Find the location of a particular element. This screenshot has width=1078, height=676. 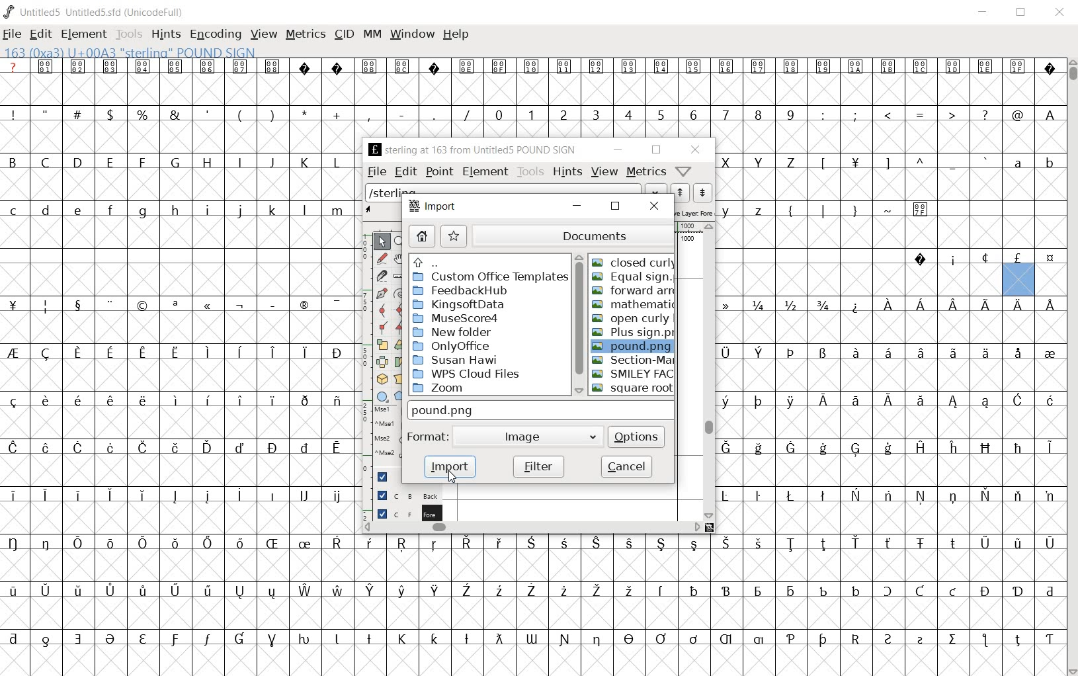

file is located at coordinates (376, 171).